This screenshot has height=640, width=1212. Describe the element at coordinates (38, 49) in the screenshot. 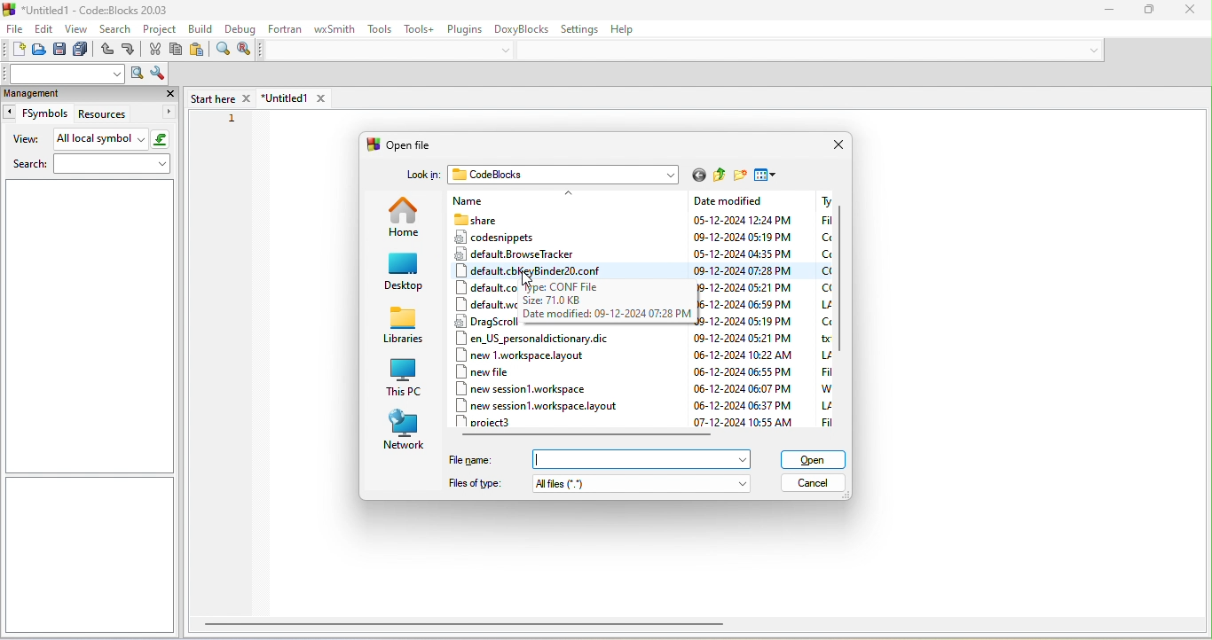

I see `open` at that location.